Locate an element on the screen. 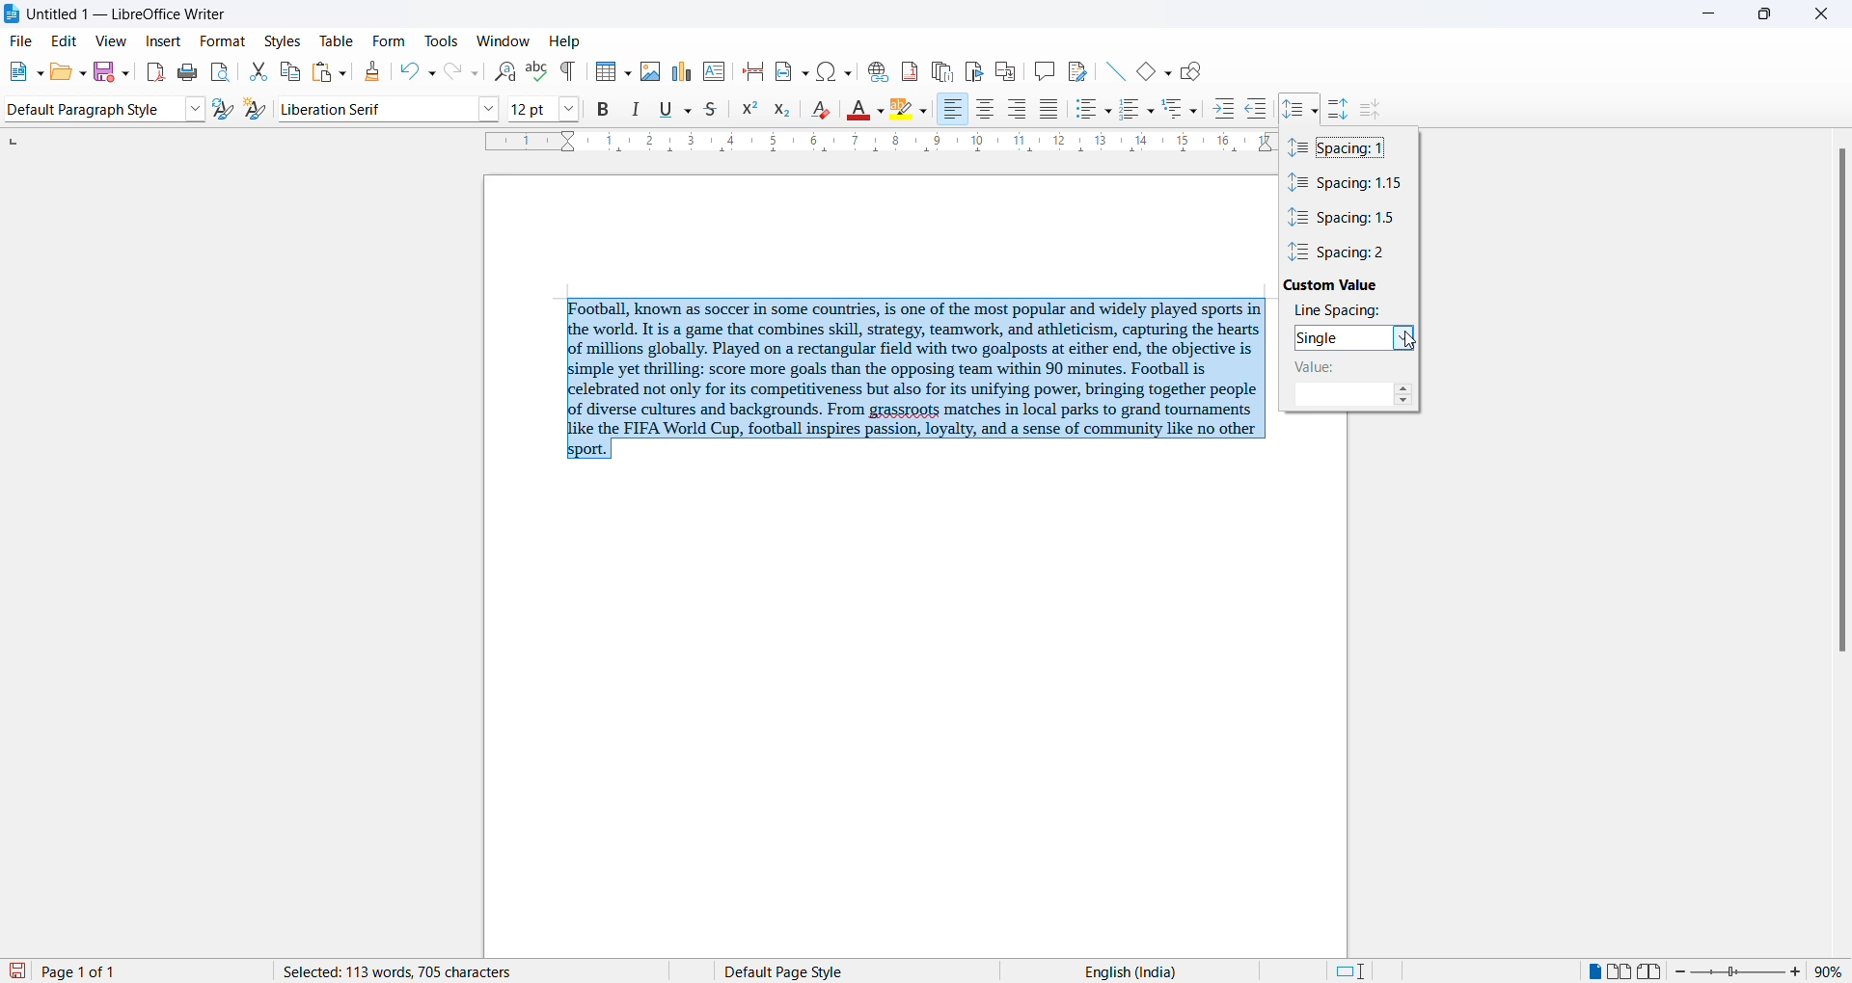 Image resolution: width=1852 pixels, height=983 pixels. create new style from selections is located at coordinates (256, 109).